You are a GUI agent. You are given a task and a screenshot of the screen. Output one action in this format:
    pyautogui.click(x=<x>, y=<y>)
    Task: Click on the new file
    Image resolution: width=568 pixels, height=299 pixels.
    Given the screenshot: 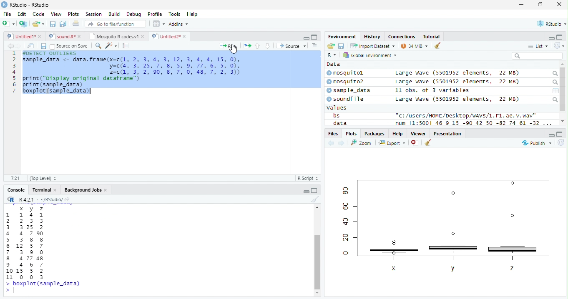 What is the action you would take?
    pyautogui.click(x=9, y=24)
    